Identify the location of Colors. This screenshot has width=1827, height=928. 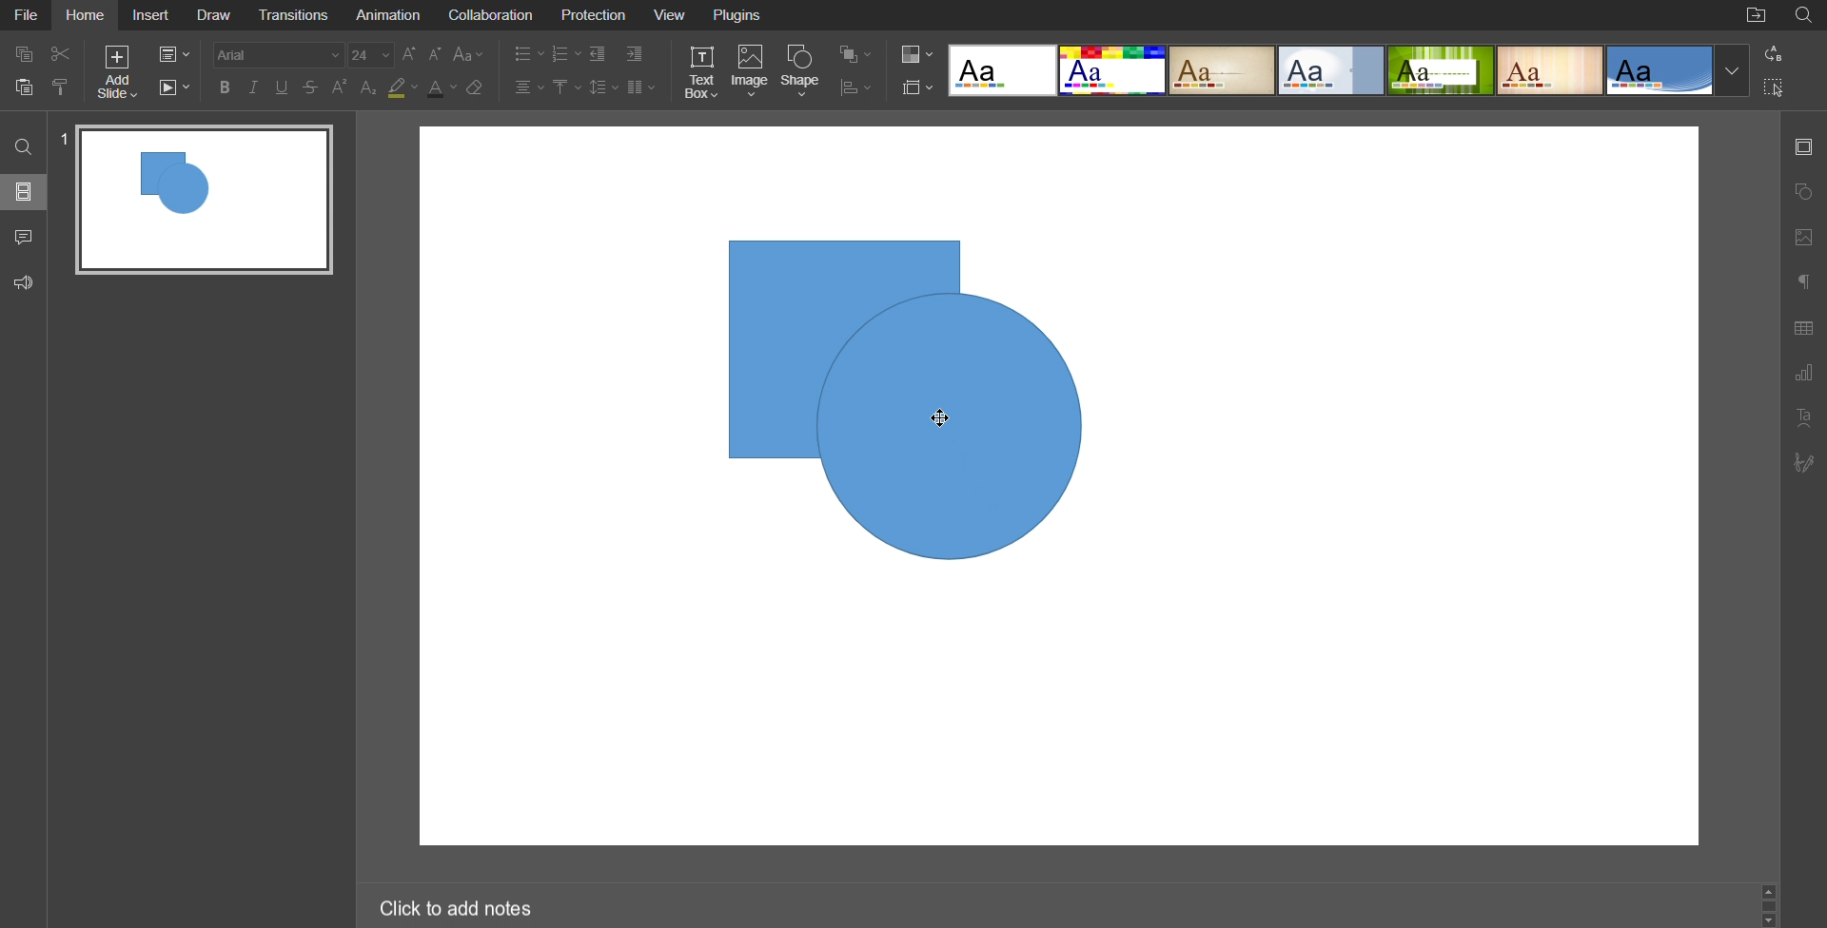
(918, 53).